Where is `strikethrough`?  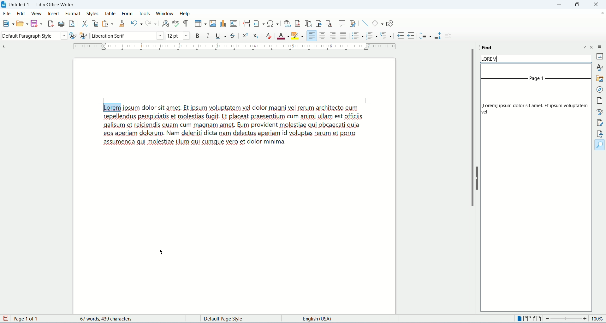
strikethrough is located at coordinates (233, 35).